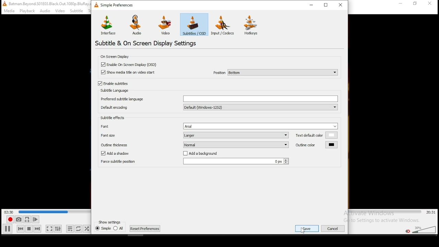 This screenshot has width=439, height=247. What do you see at coordinates (29, 228) in the screenshot?
I see `stop` at bounding box center [29, 228].